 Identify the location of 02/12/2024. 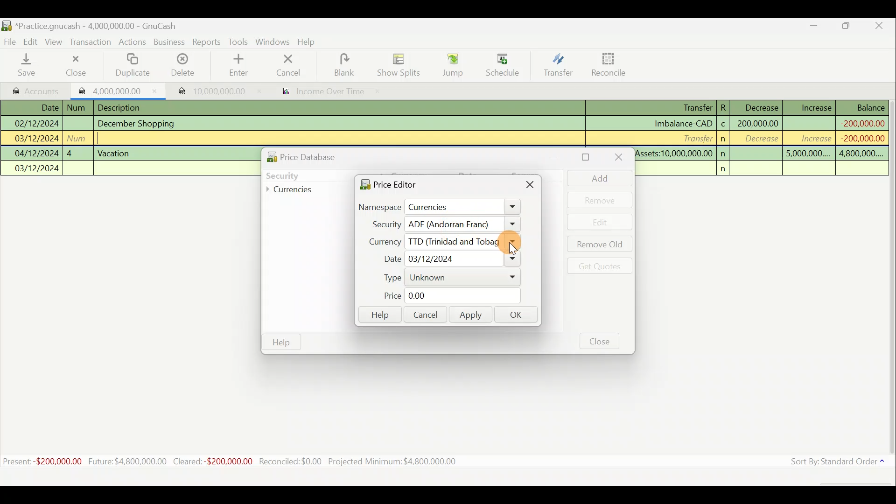
(35, 122).